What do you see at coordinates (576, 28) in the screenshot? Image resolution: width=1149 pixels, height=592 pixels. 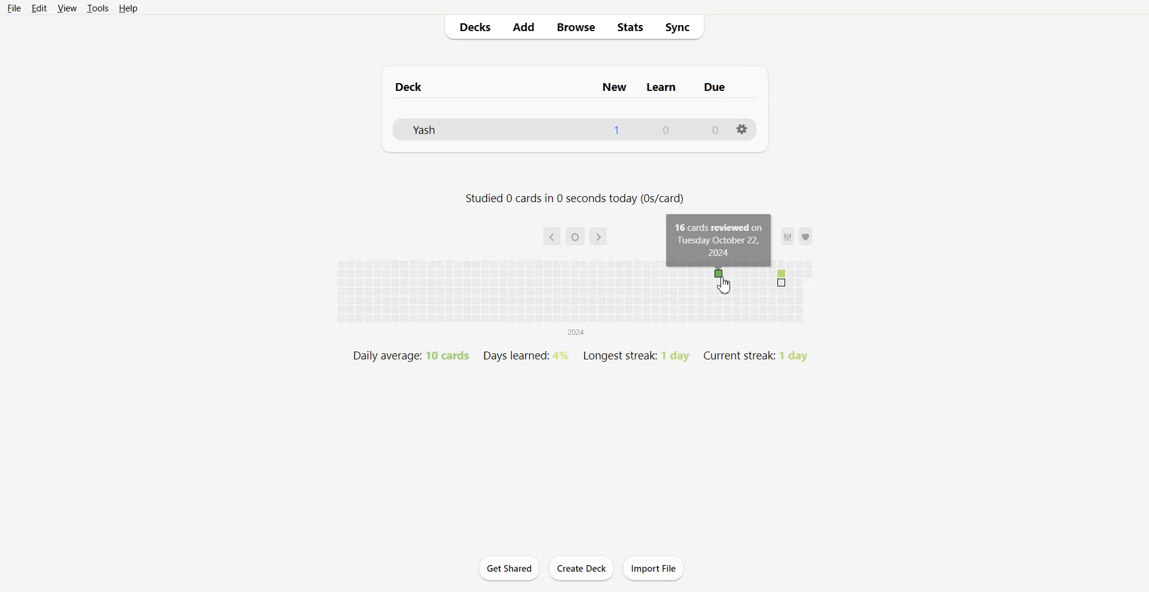 I see `Browse` at bounding box center [576, 28].